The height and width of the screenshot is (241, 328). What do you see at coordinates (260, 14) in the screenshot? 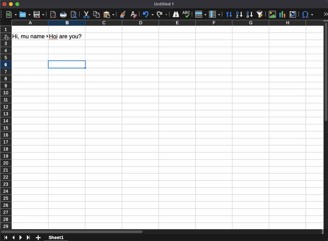
I see `sort` at bounding box center [260, 14].